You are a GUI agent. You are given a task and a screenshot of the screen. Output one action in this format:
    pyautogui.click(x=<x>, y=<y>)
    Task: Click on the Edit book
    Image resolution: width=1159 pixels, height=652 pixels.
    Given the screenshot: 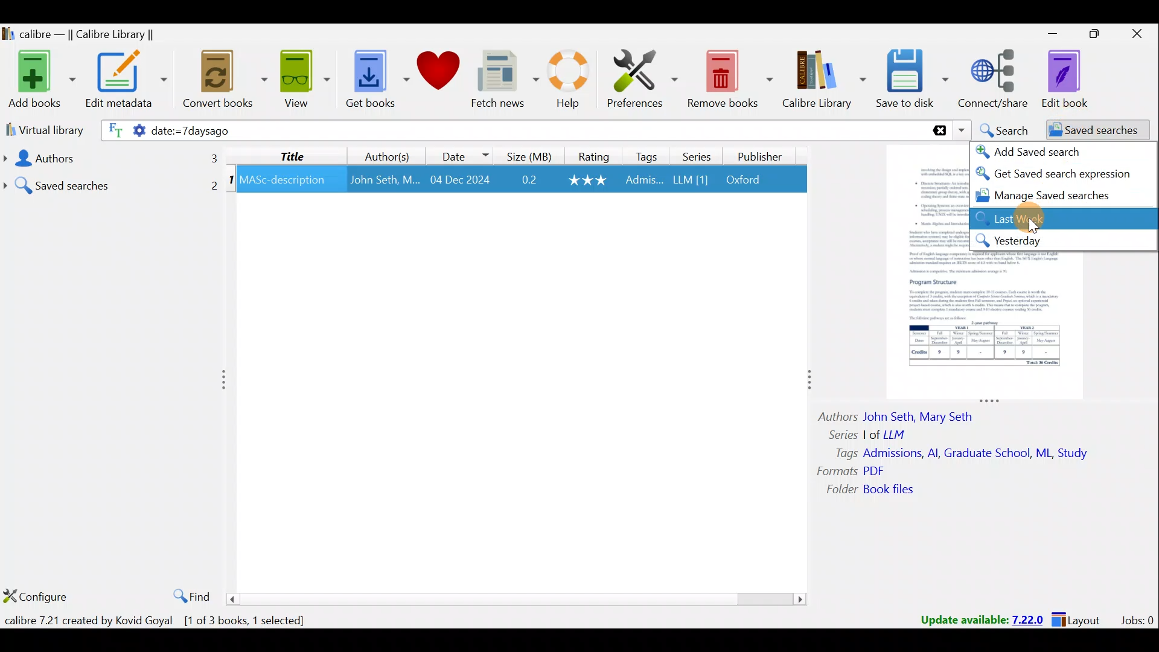 What is the action you would take?
    pyautogui.click(x=1074, y=78)
    